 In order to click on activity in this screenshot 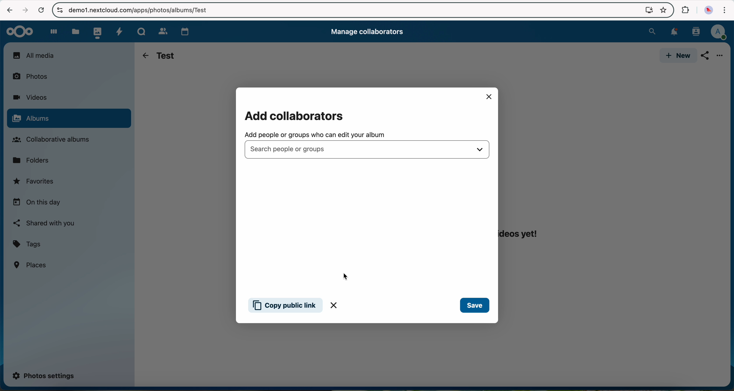, I will do `click(119, 31)`.